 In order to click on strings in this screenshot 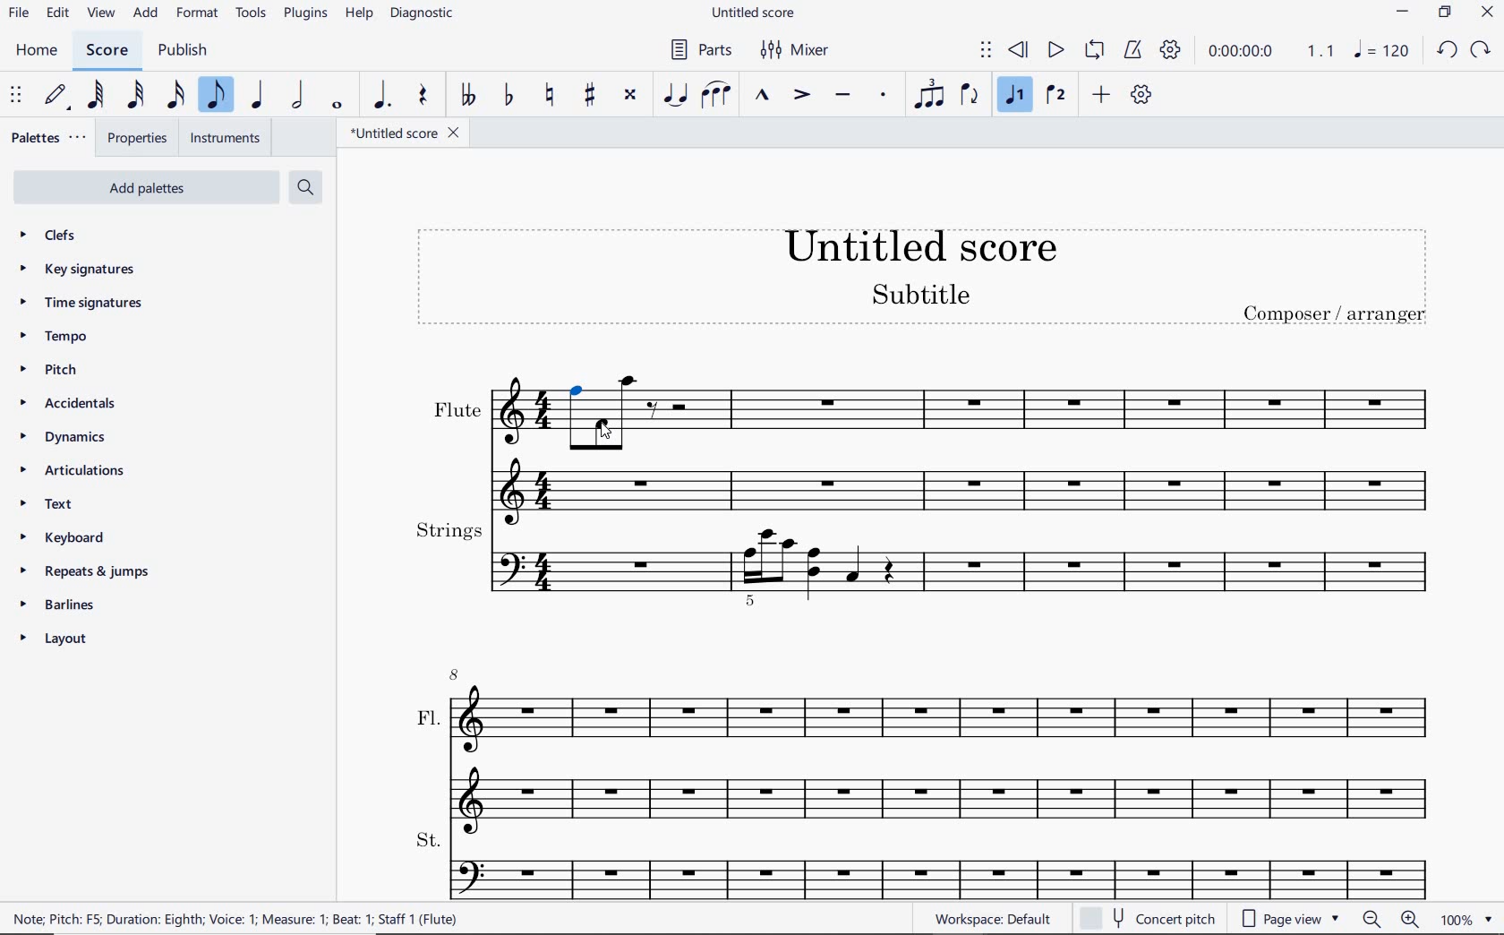, I will do `click(925, 562)`.